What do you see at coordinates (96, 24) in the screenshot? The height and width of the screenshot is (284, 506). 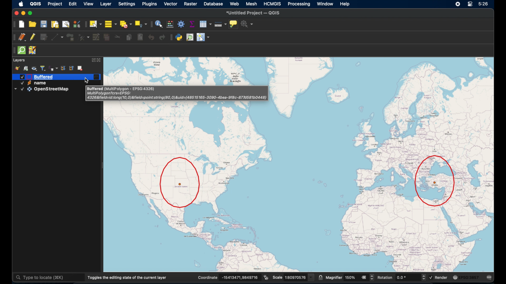 I see `select features by area or single click` at bounding box center [96, 24].